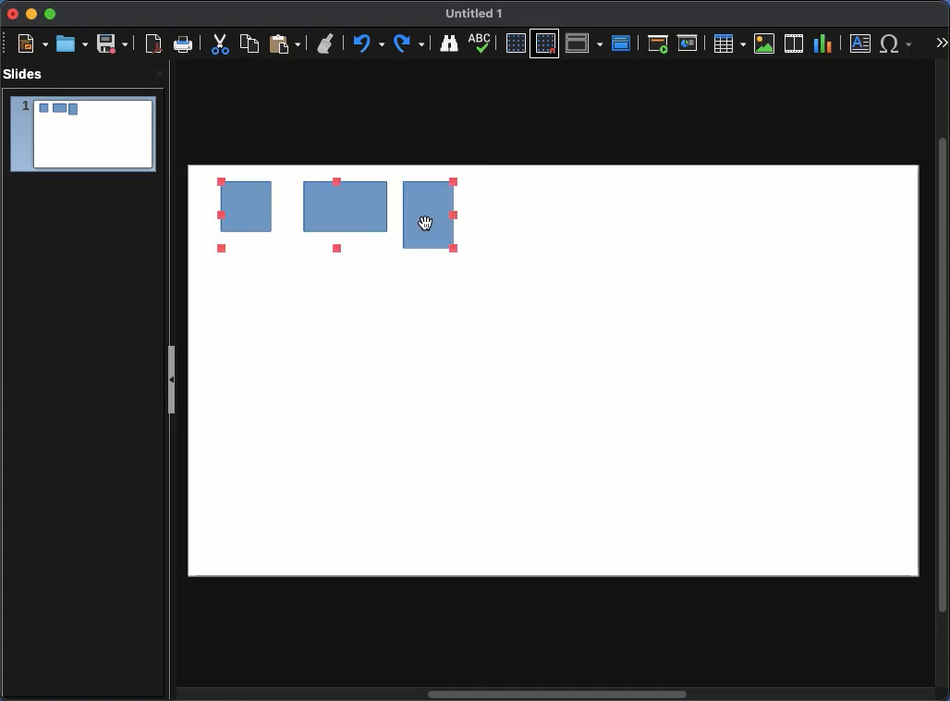  Describe the element at coordinates (327, 44) in the screenshot. I see `Clone formatting` at that location.